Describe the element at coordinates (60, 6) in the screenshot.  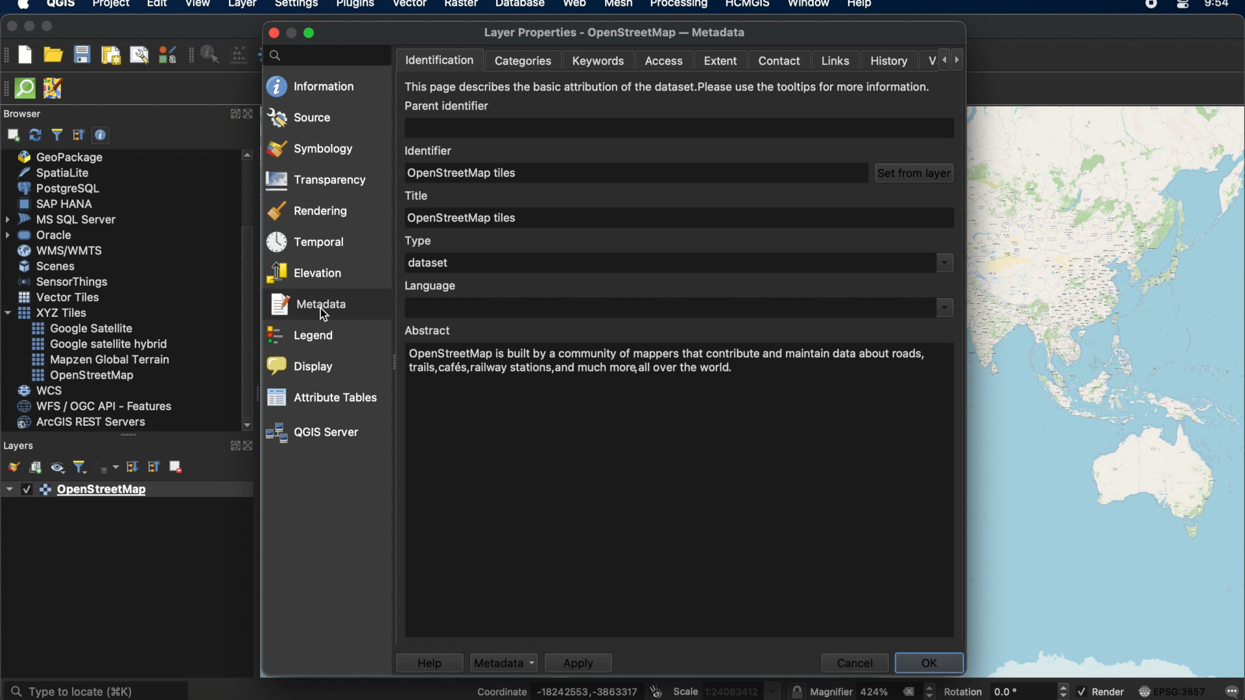
I see `QGIS` at that location.